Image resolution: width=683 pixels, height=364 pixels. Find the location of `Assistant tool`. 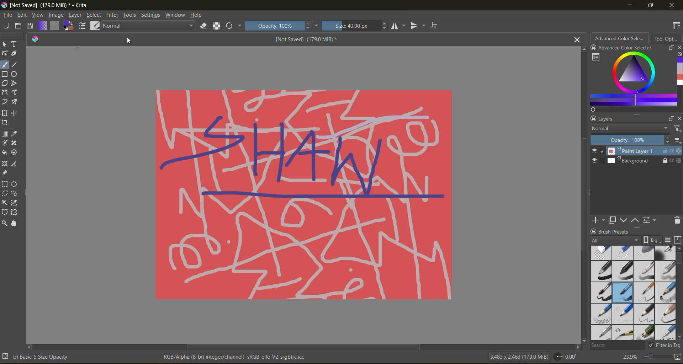

Assistant tool is located at coordinates (6, 164).